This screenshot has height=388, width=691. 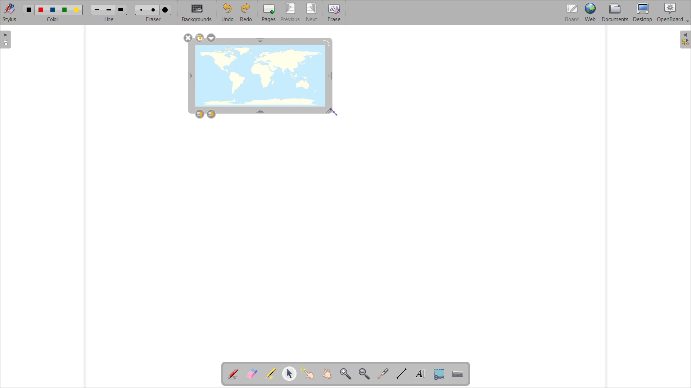 What do you see at coordinates (77, 10) in the screenshot?
I see `yellow` at bounding box center [77, 10].